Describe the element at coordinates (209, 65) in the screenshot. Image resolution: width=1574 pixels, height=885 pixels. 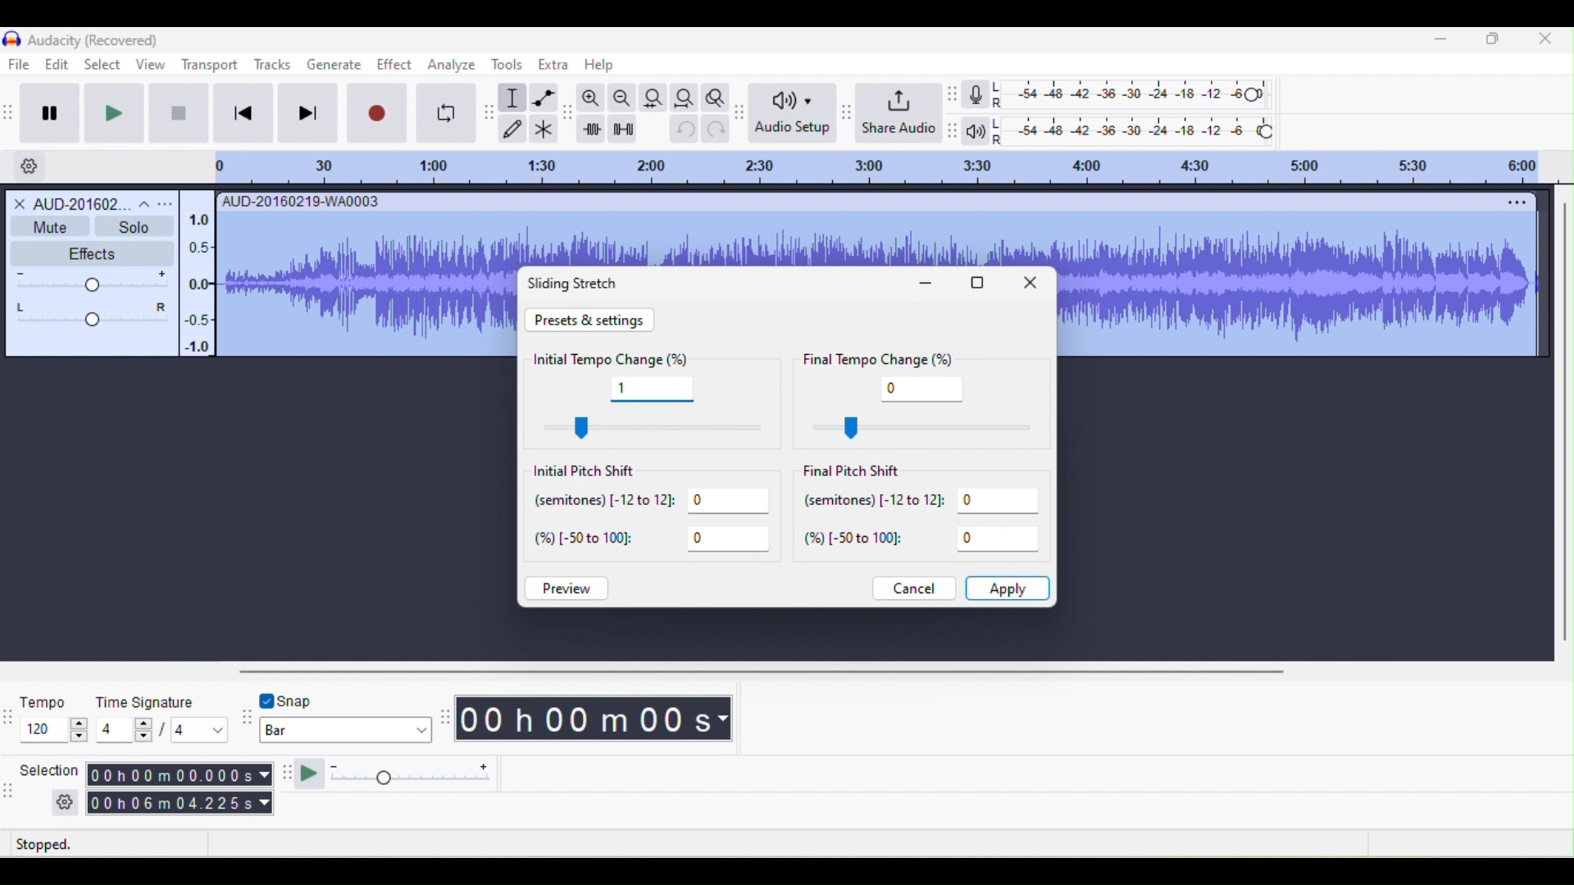
I see `transport` at that location.